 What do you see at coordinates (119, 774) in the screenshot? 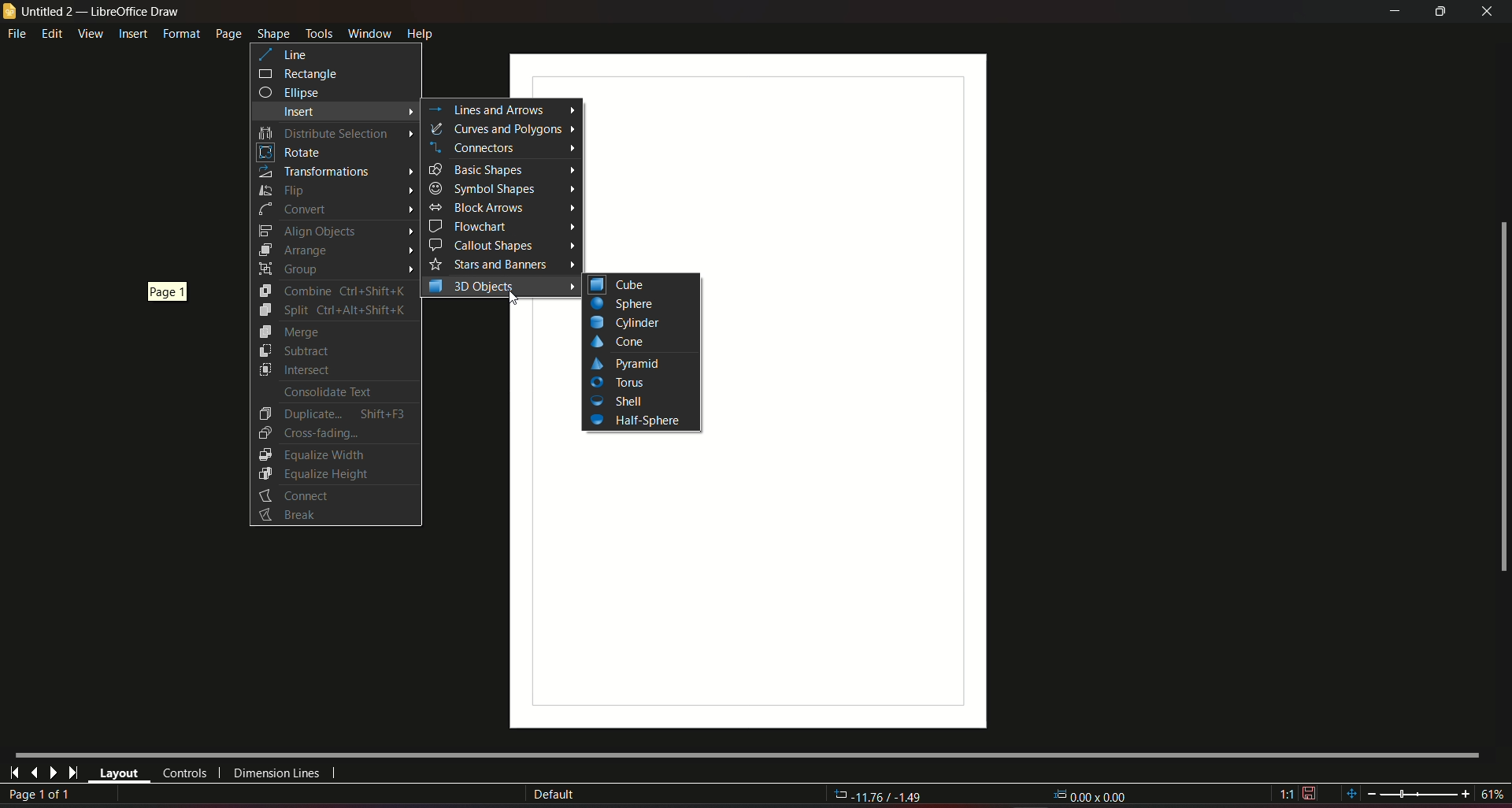
I see `layout` at bounding box center [119, 774].